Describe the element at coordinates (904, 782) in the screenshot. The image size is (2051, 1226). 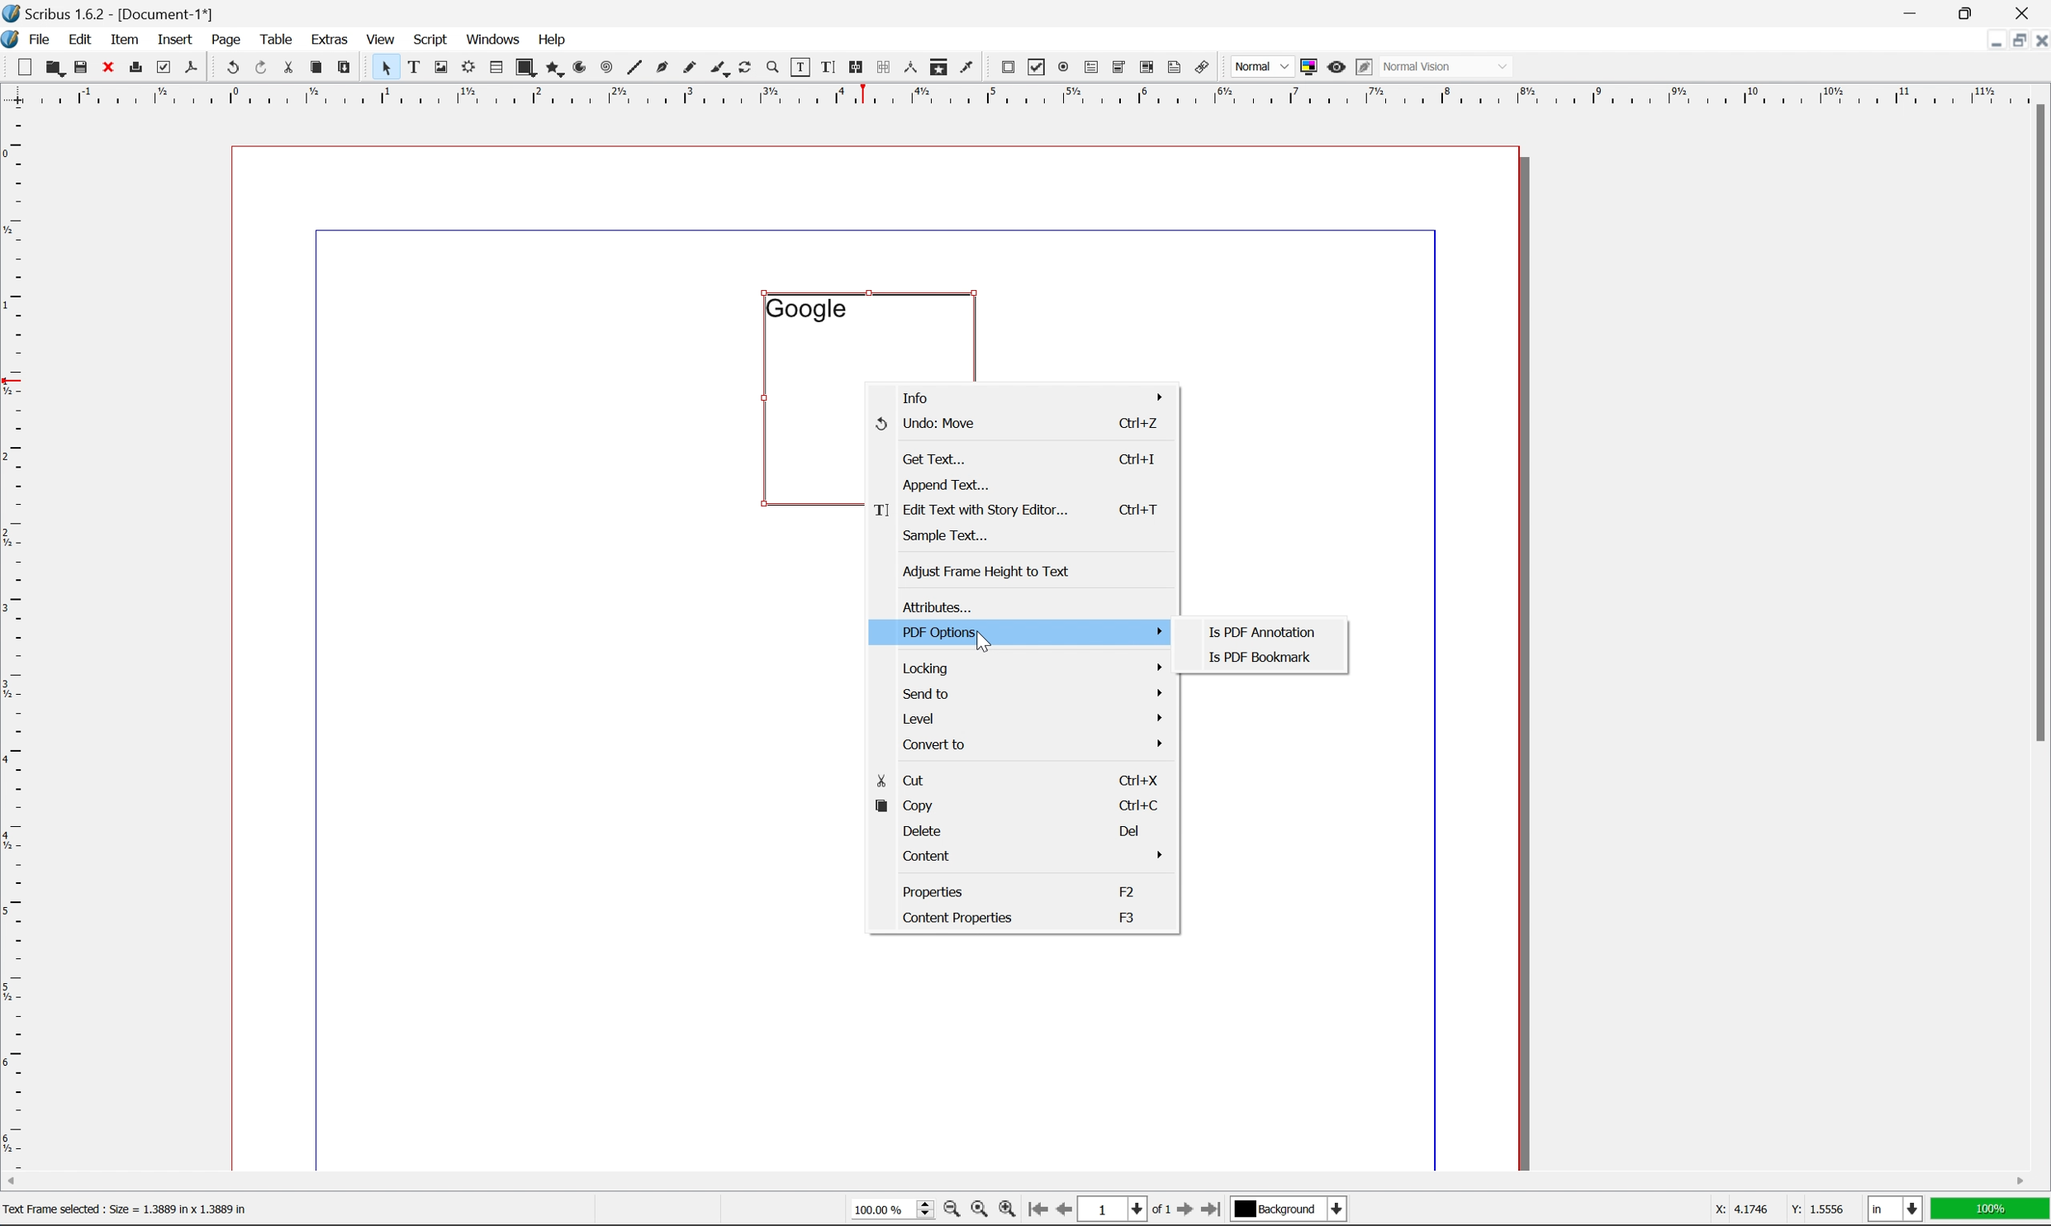
I see `cut` at that location.